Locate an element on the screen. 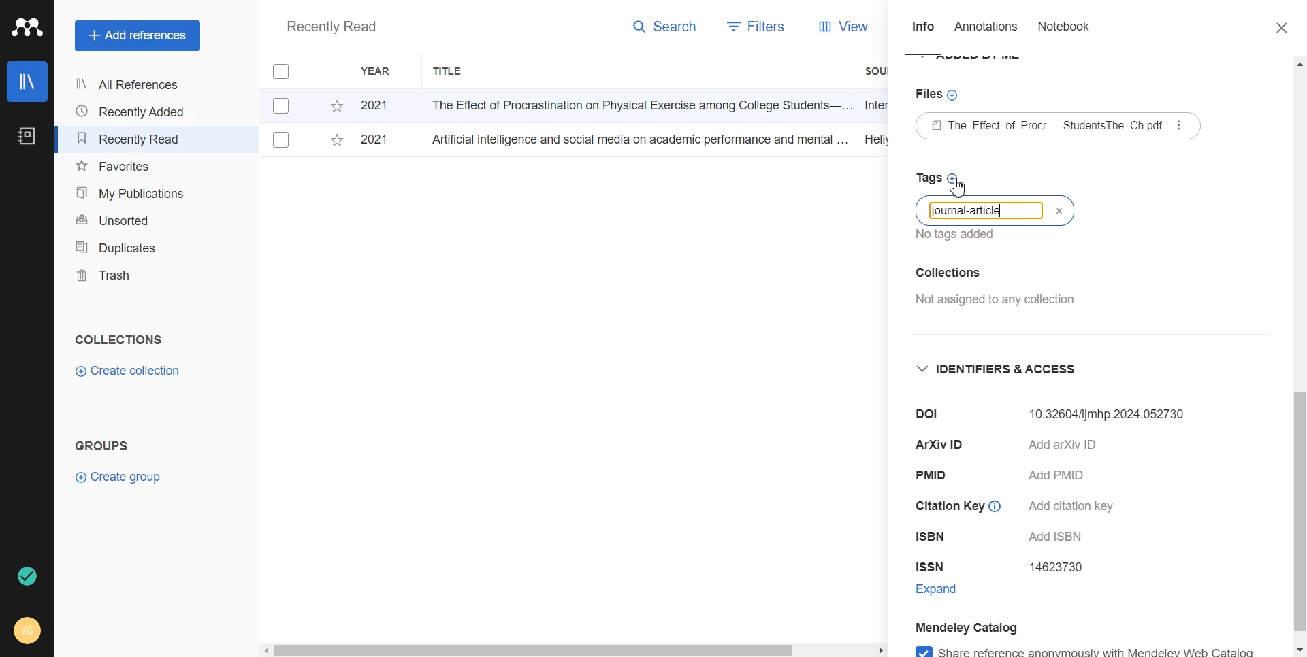 This screenshot has width=1307, height=657. Dol 10.32604/ijmhp.2024.052730 is located at coordinates (1050, 414).